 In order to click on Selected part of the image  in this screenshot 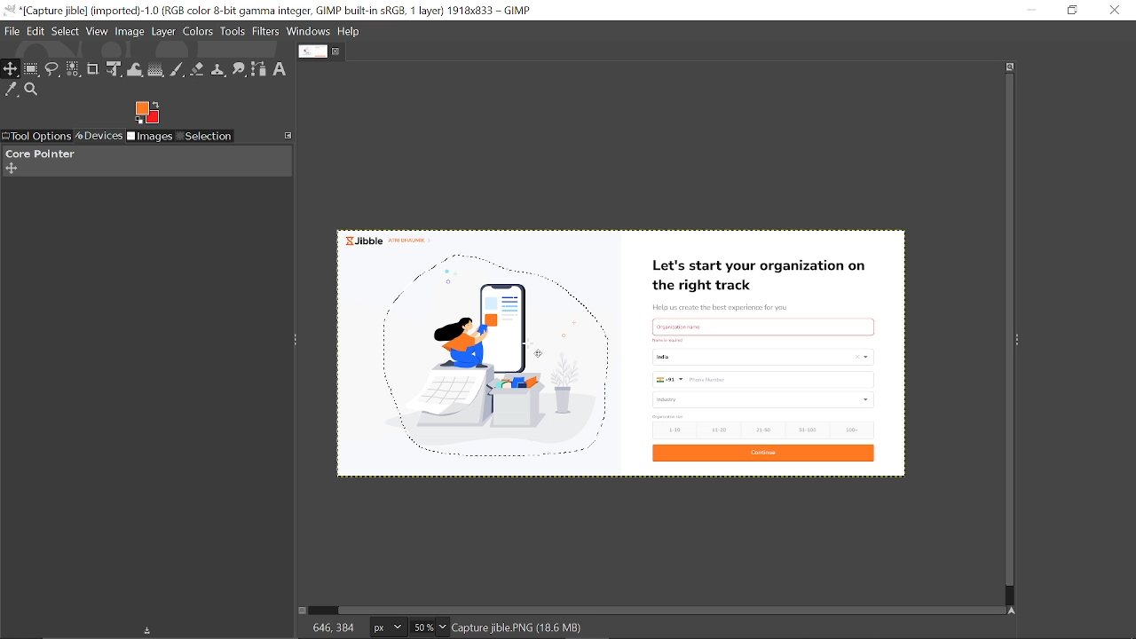, I will do `click(499, 362)`.